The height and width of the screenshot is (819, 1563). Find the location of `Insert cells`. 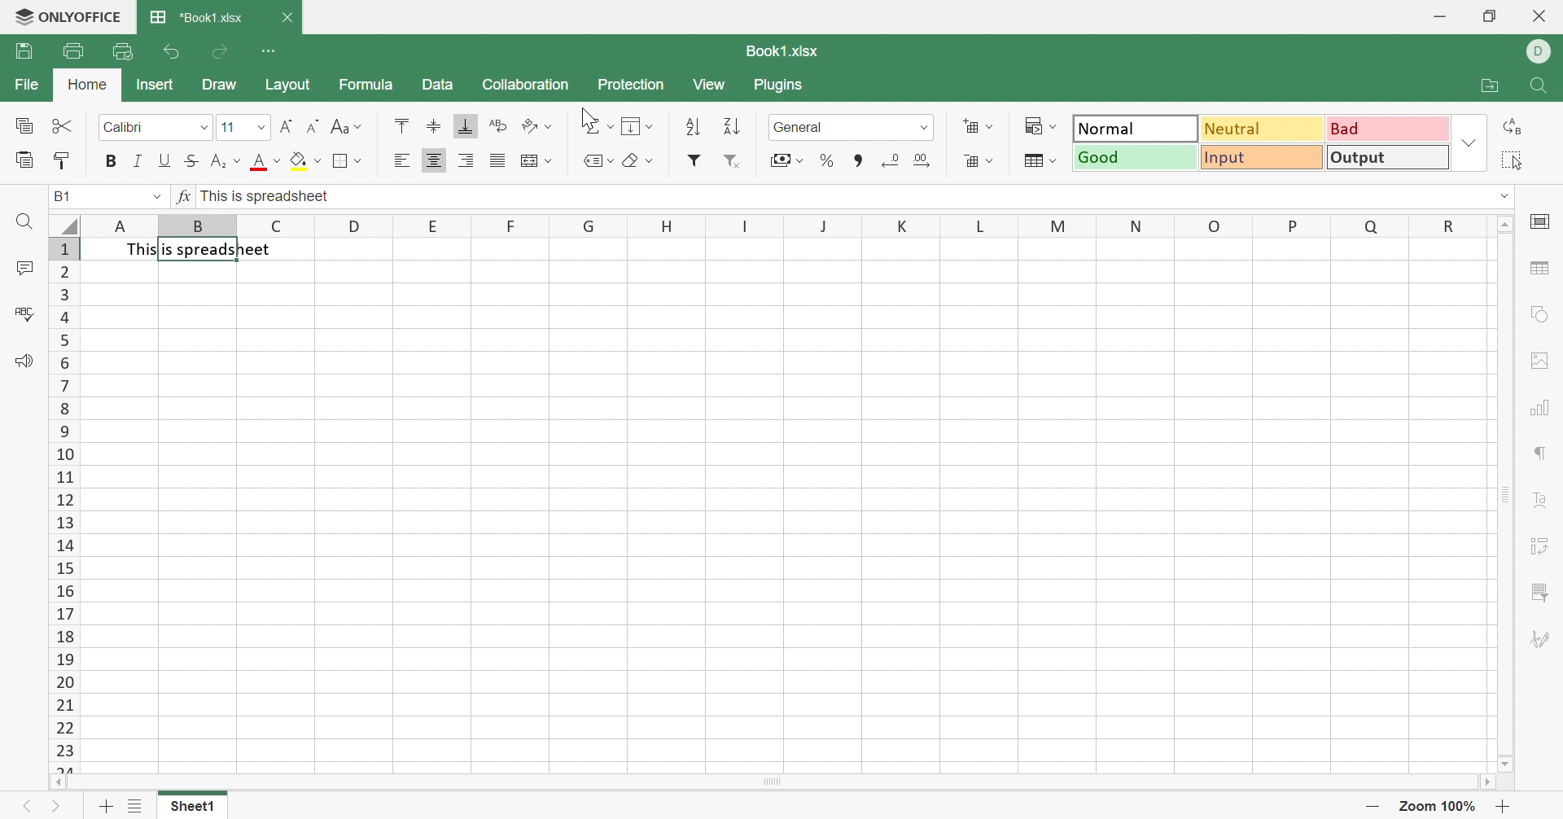

Insert cells is located at coordinates (967, 124).